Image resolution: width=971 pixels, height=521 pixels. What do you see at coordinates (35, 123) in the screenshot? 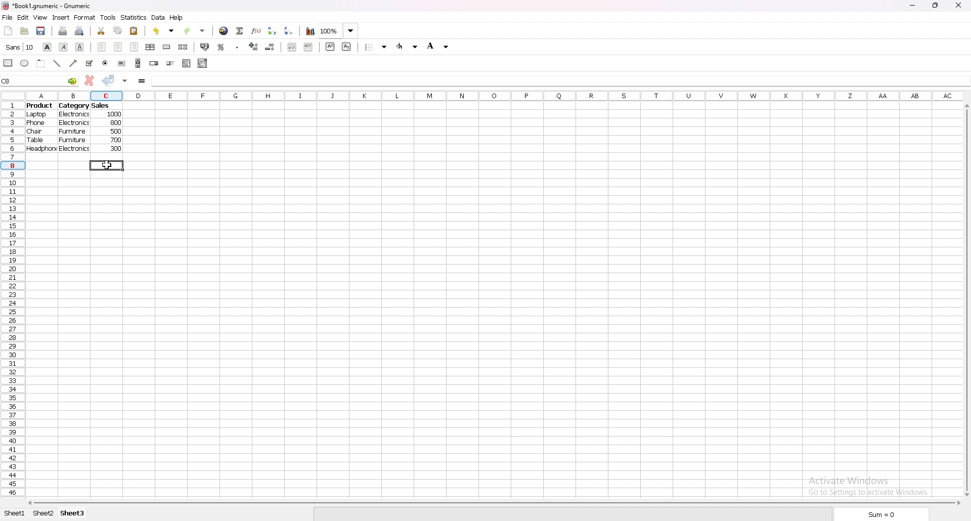
I see `phone` at bounding box center [35, 123].